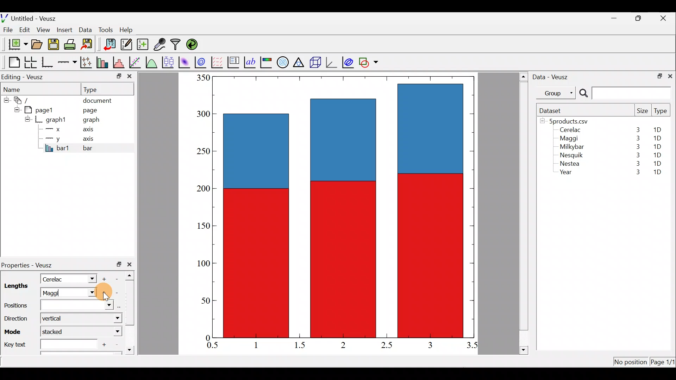 Image resolution: width=676 pixels, height=380 pixels. What do you see at coordinates (524, 212) in the screenshot?
I see `scroll bar` at bounding box center [524, 212].